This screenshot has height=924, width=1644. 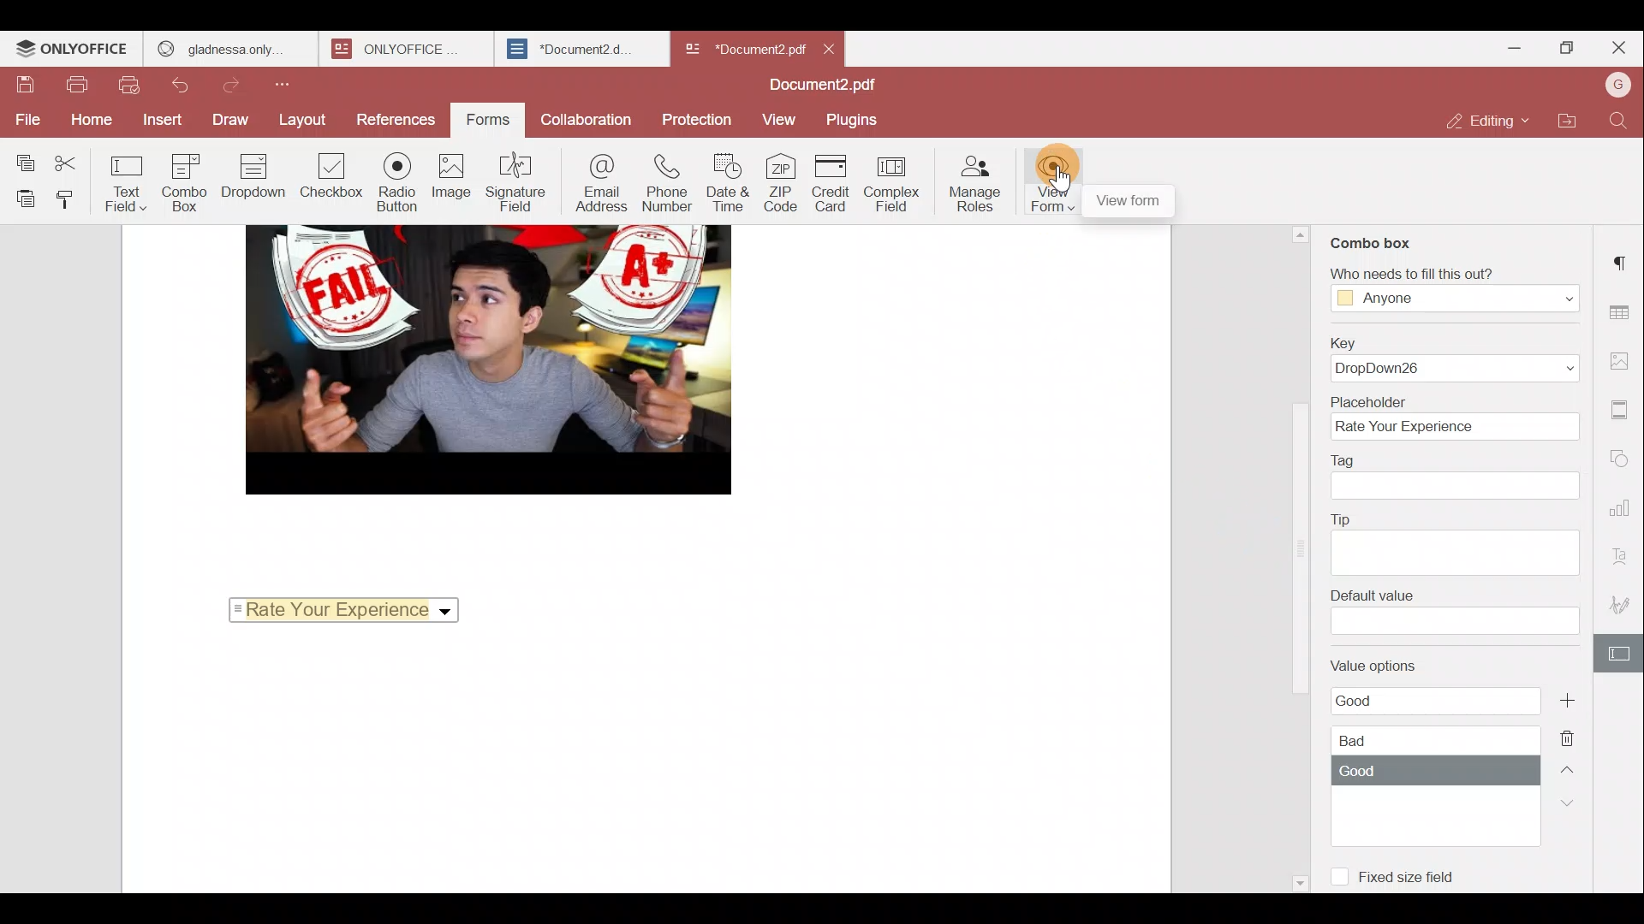 What do you see at coordinates (695, 116) in the screenshot?
I see `Protection` at bounding box center [695, 116].